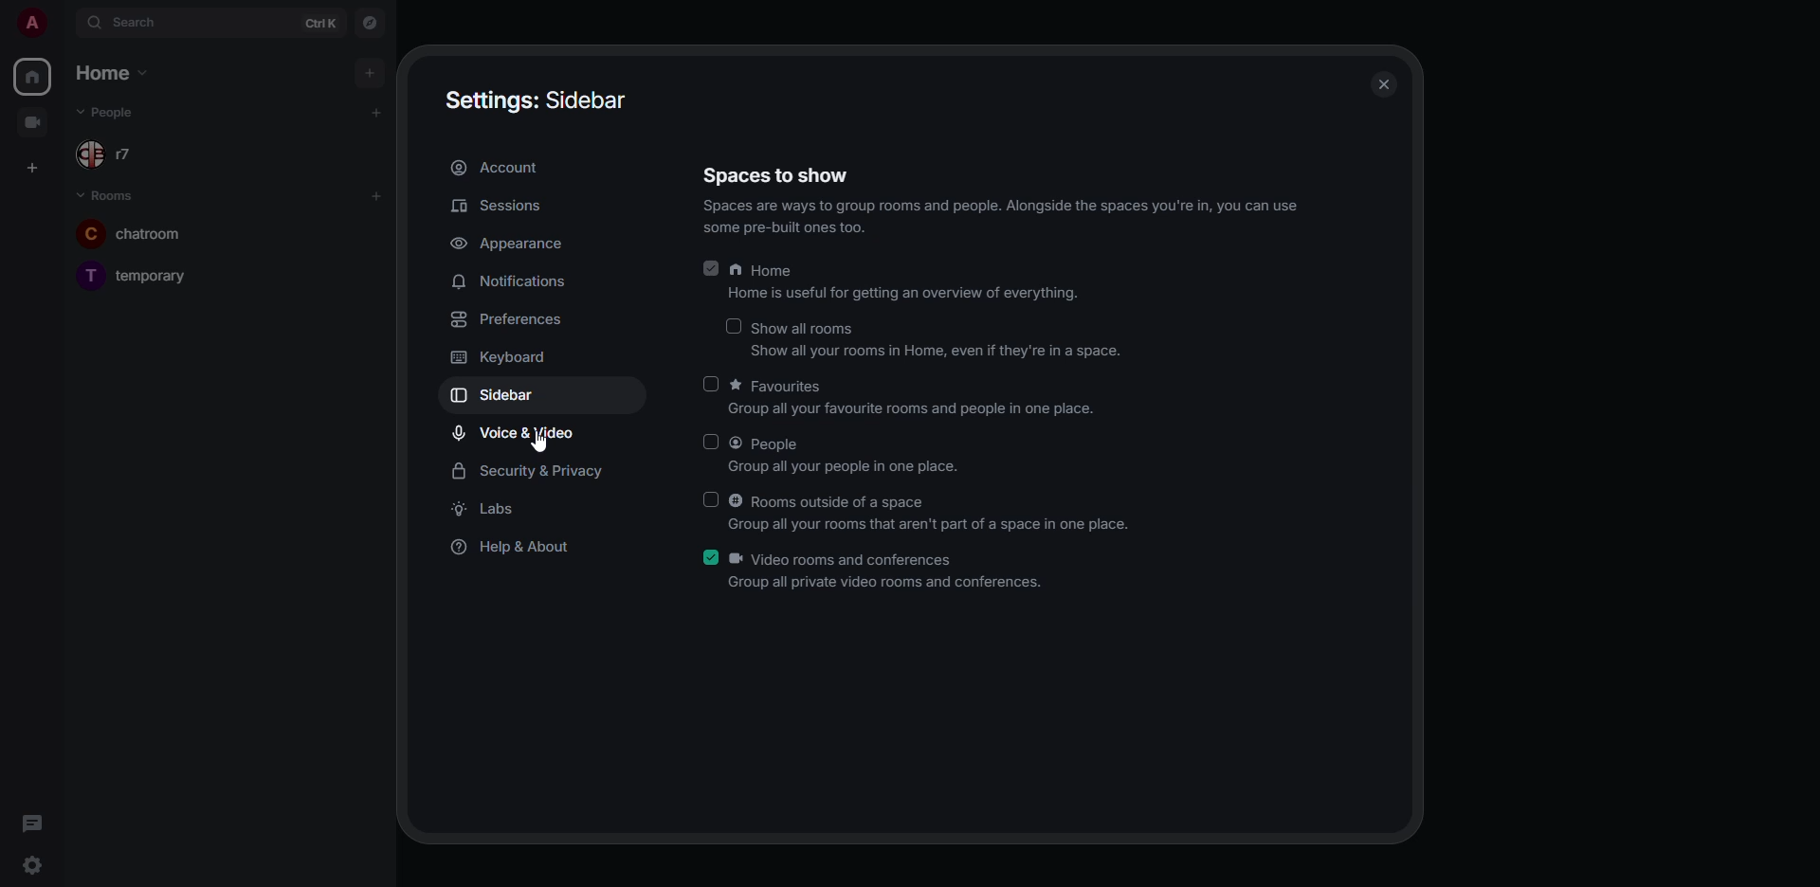 The width and height of the screenshot is (1820, 887). What do you see at coordinates (29, 864) in the screenshot?
I see `quick settings` at bounding box center [29, 864].